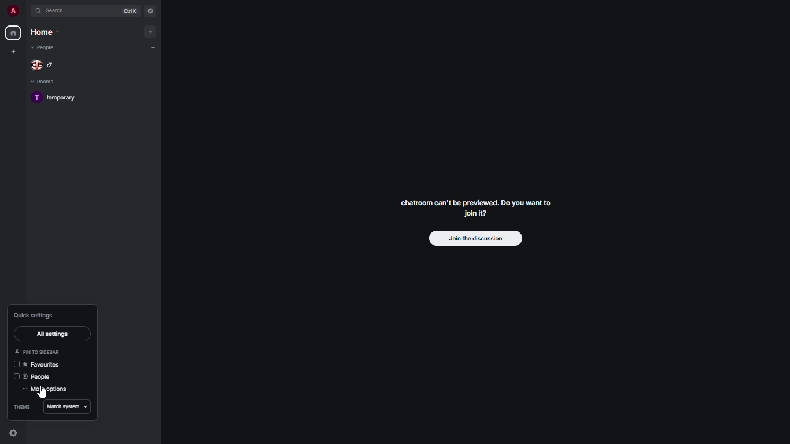  Describe the element at coordinates (16, 364) in the screenshot. I see `disabled` at that location.